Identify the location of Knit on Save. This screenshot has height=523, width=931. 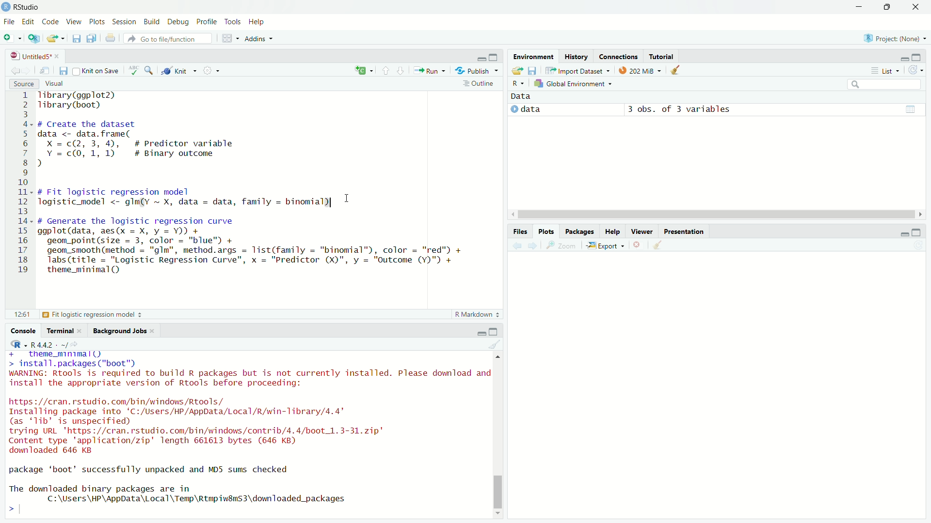
(97, 71).